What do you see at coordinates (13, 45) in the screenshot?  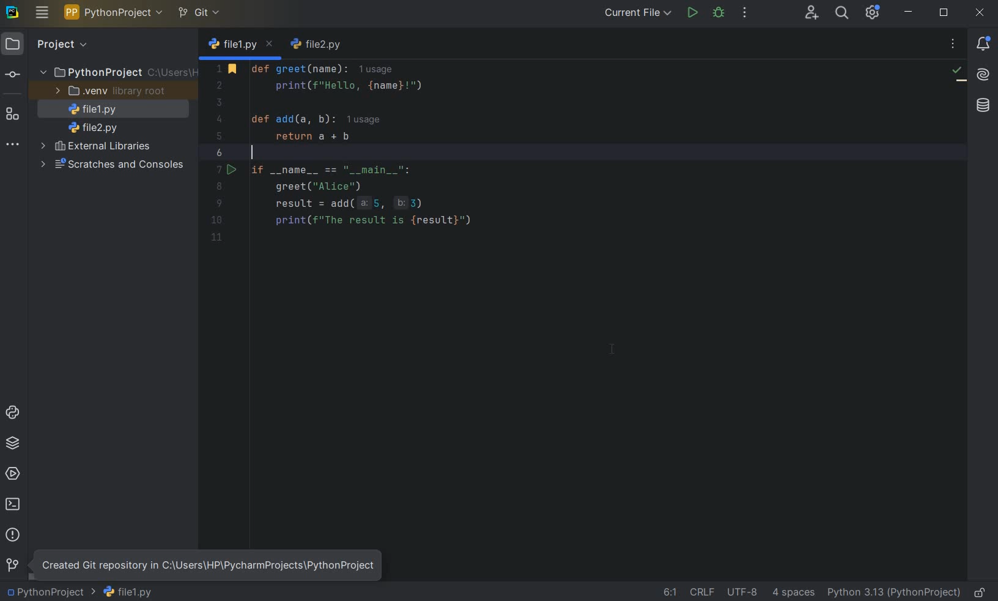 I see `Project icon` at bounding box center [13, 45].